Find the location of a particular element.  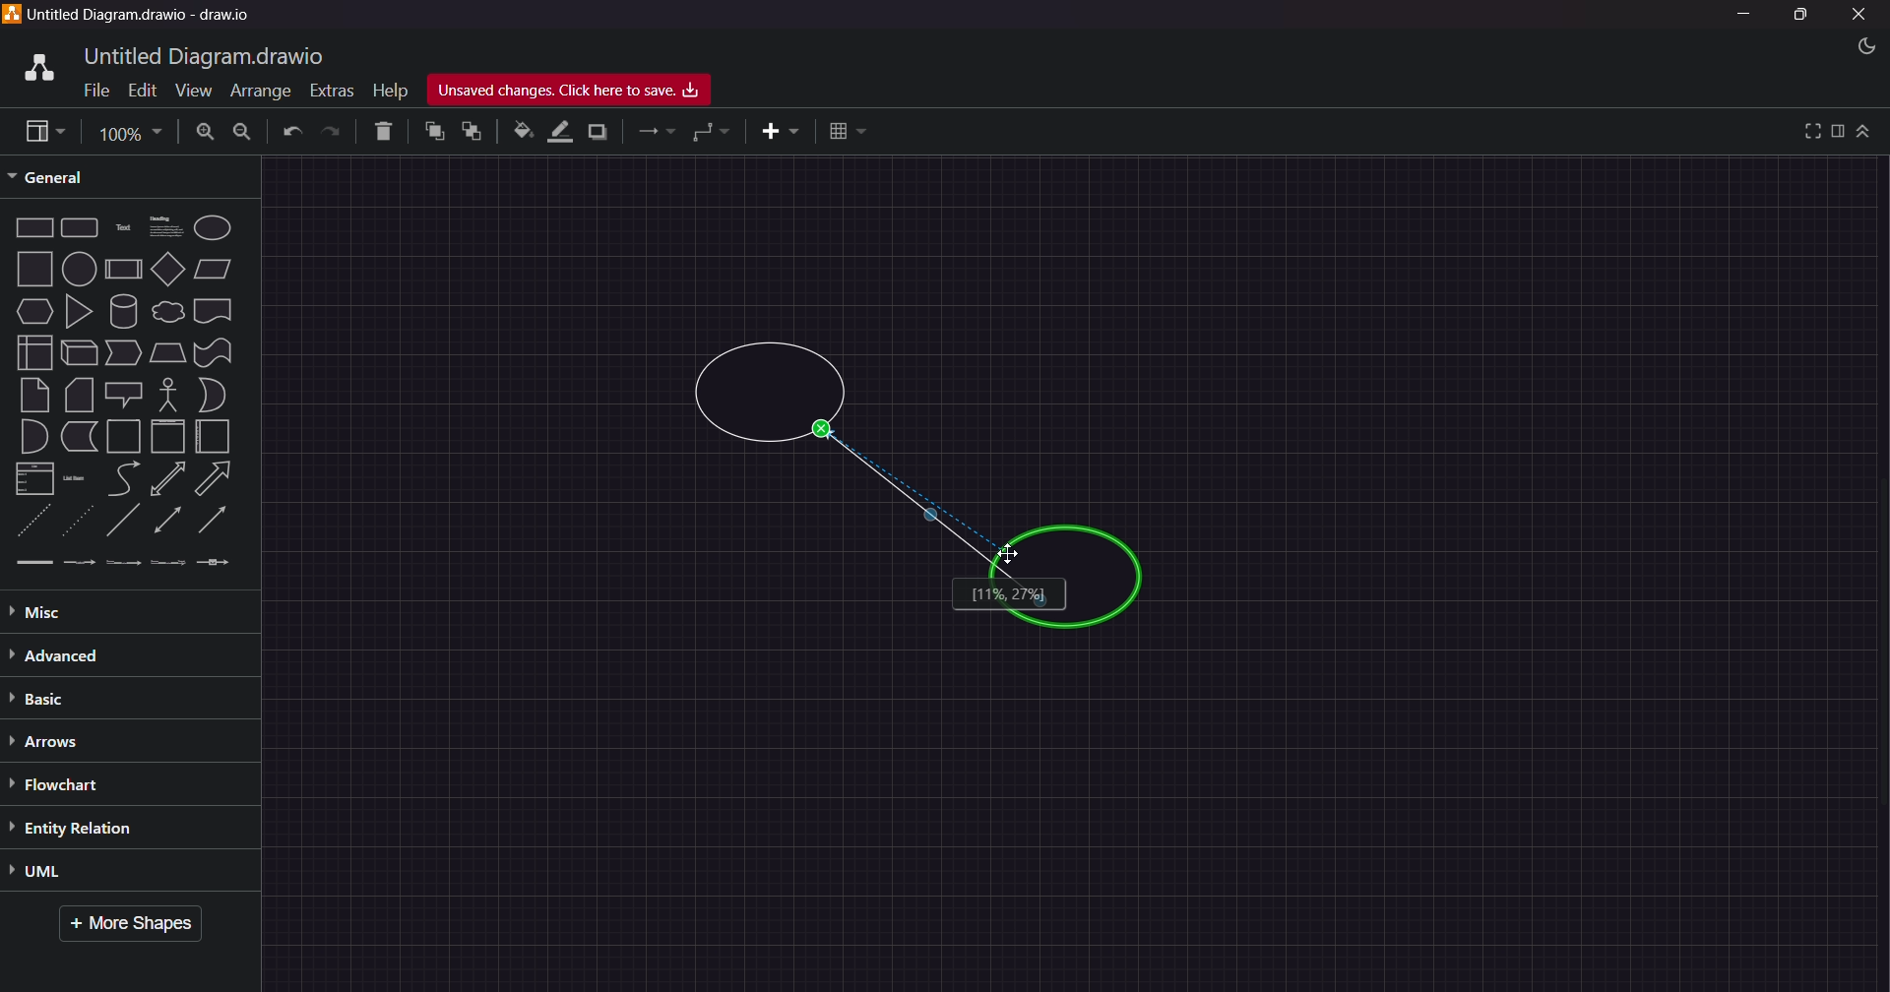

General is located at coordinates (63, 176).